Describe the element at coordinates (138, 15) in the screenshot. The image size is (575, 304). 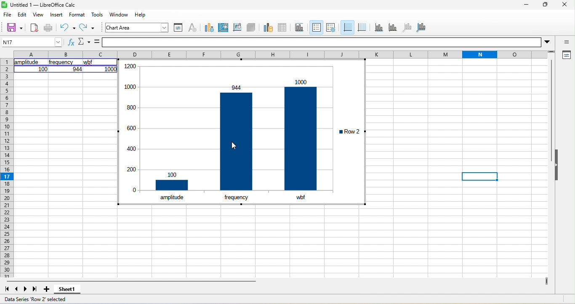
I see `help` at that location.